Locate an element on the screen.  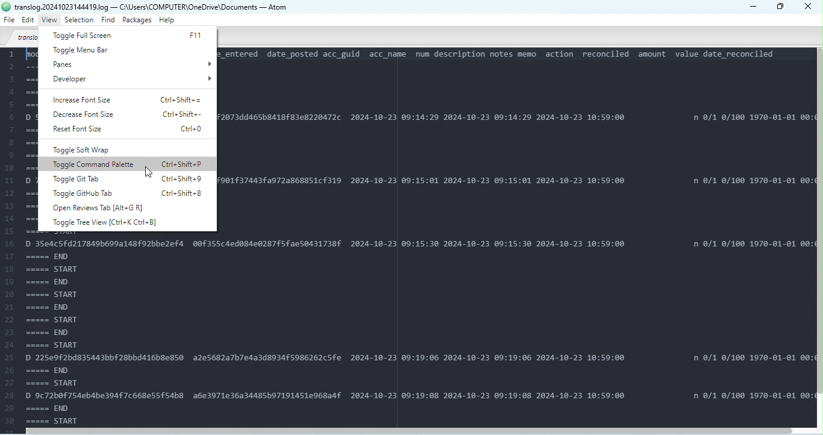
Find is located at coordinates (109, 21).